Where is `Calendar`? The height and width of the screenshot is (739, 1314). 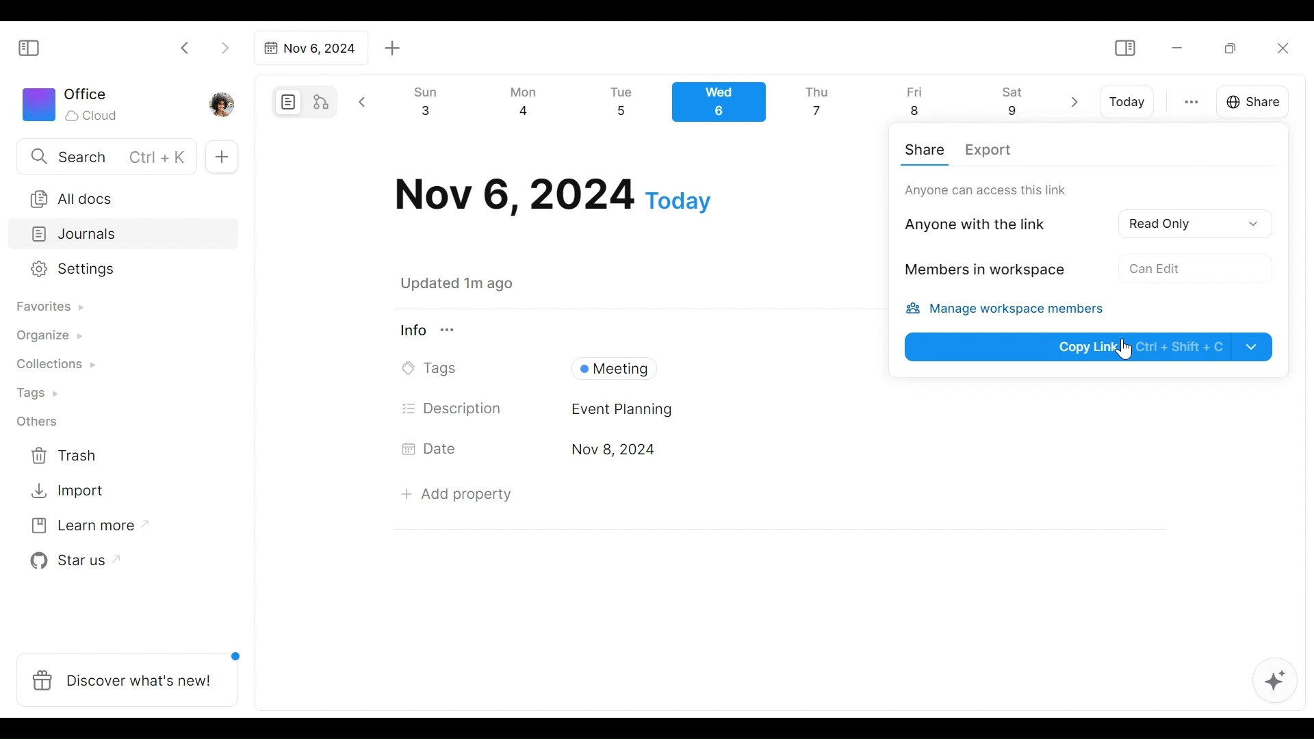 Calendar is located at coordinates (725, 105).